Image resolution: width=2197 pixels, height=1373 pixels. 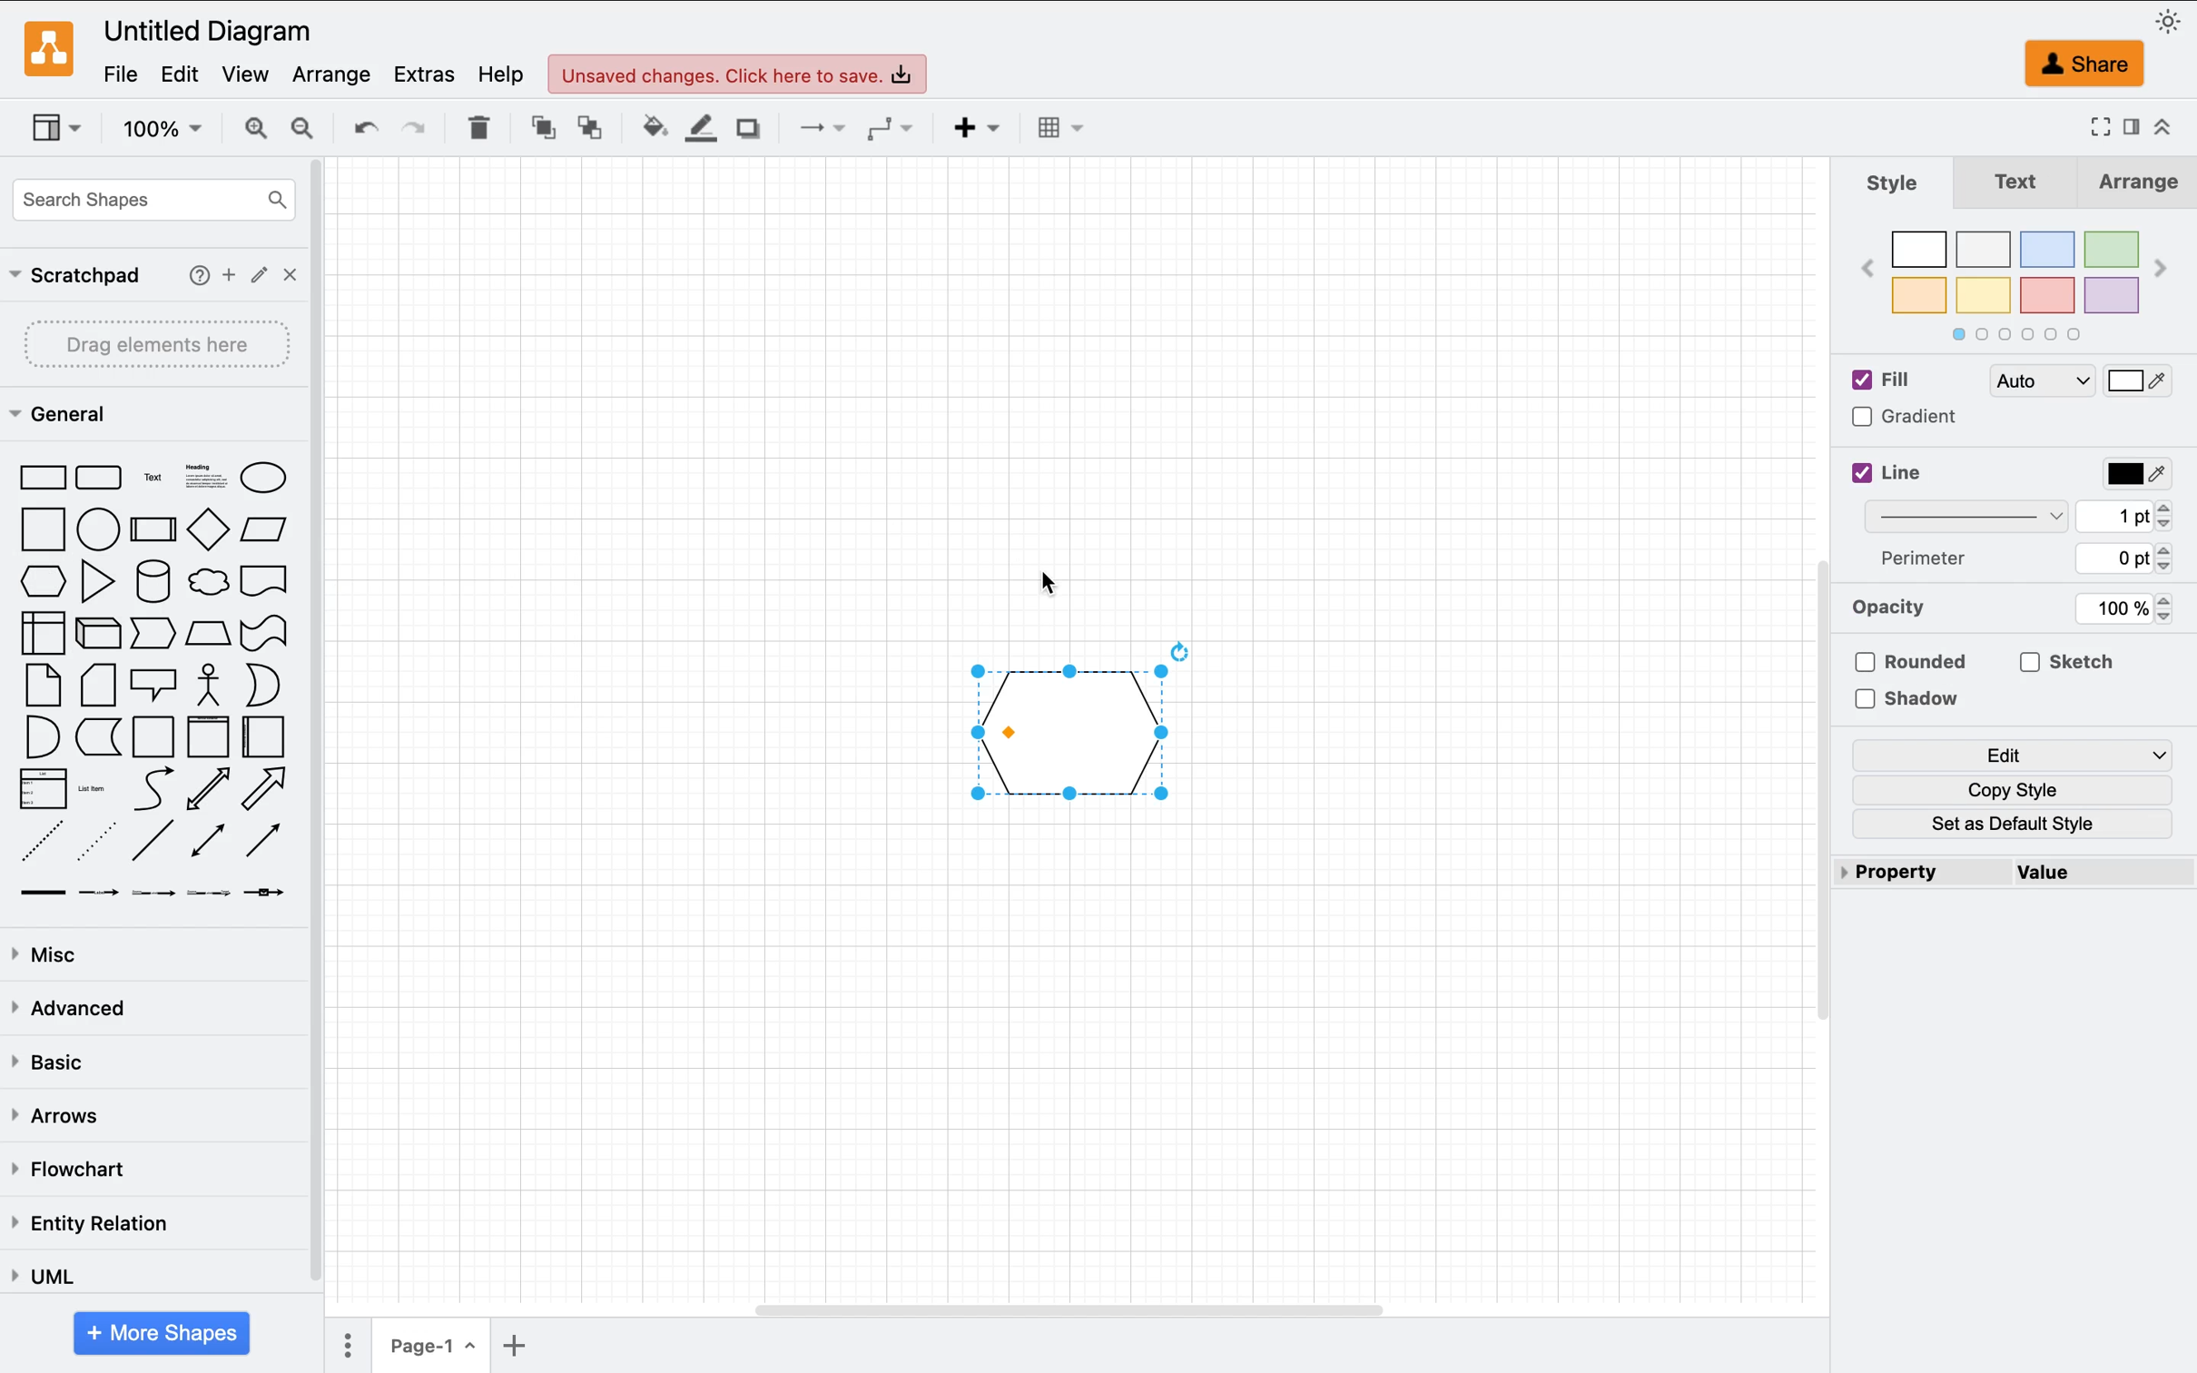 I want to click on arrows, so click(x=53, y=1113).